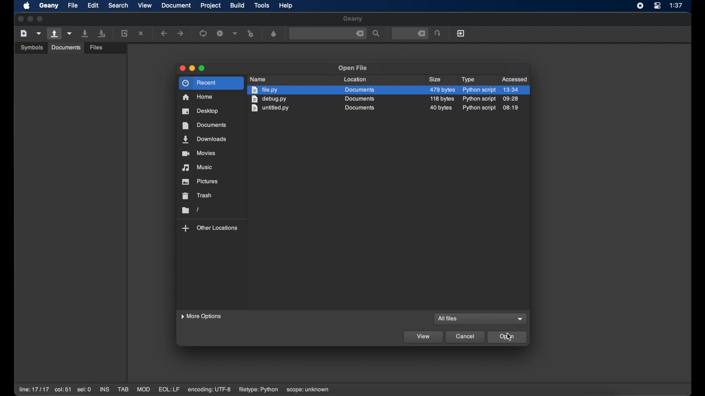 The width and height of the screenshot is (705, 396). I want to click on more options, so click(202, 316).